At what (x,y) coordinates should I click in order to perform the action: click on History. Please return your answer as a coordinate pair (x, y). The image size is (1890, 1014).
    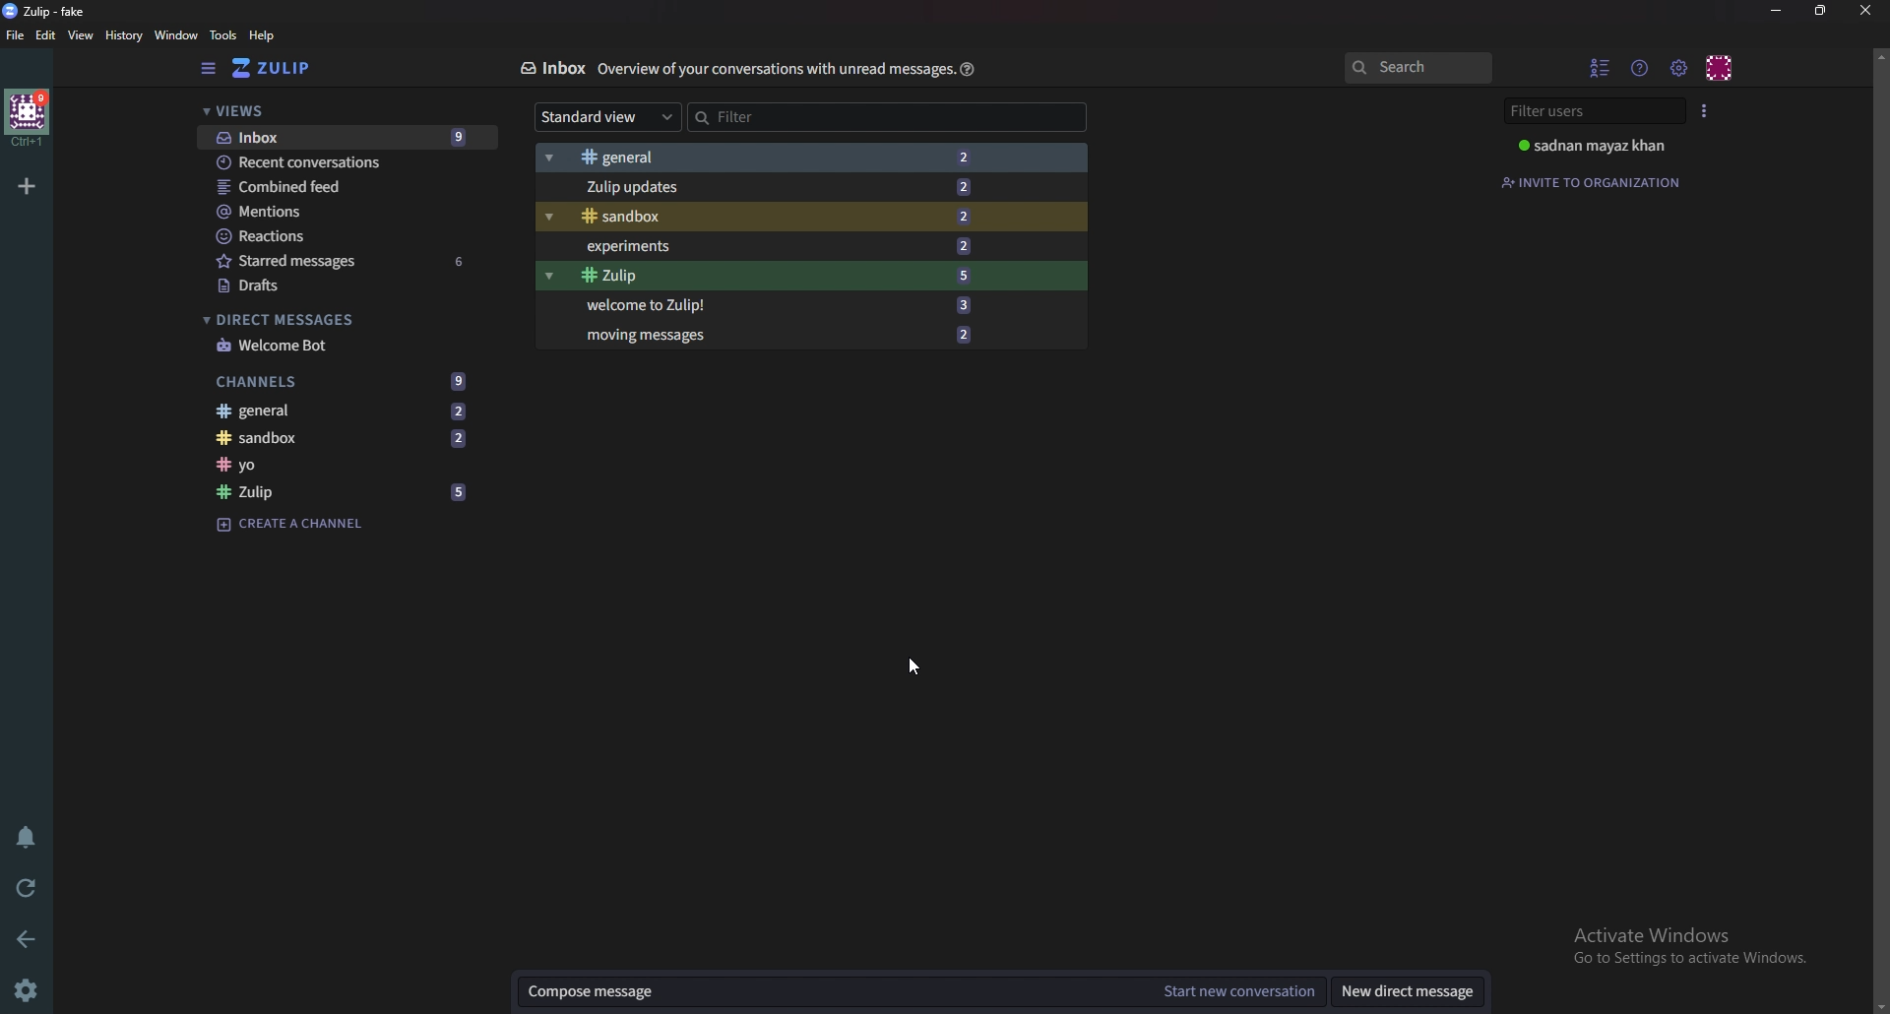
    Looking at the image, I should click on (124, 36).